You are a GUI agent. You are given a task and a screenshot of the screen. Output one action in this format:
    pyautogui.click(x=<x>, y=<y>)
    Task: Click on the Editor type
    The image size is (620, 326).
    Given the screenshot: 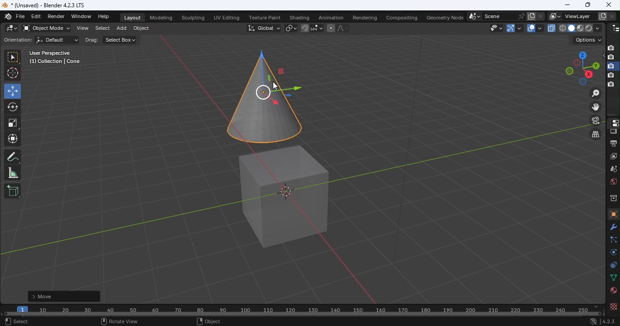 What is the action you would take?
    pyautogui.click(x=615, y=27)
    